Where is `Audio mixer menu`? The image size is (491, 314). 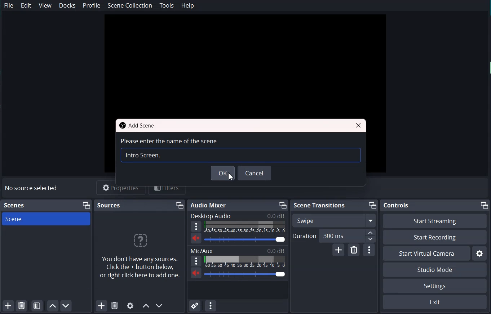
Audio mixer menu is located at coordinates (211, 305).